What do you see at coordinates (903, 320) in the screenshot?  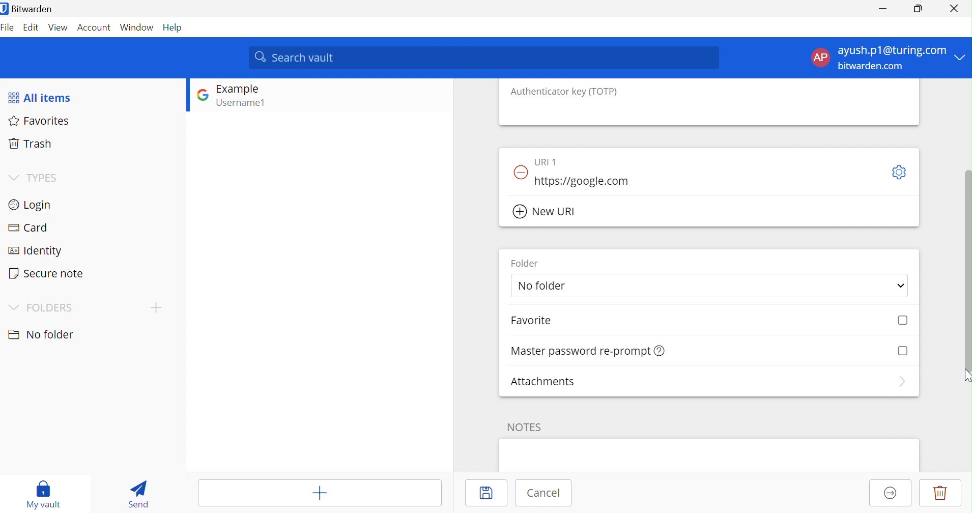 I see `Checkbox` at bounding box center [903, 320].